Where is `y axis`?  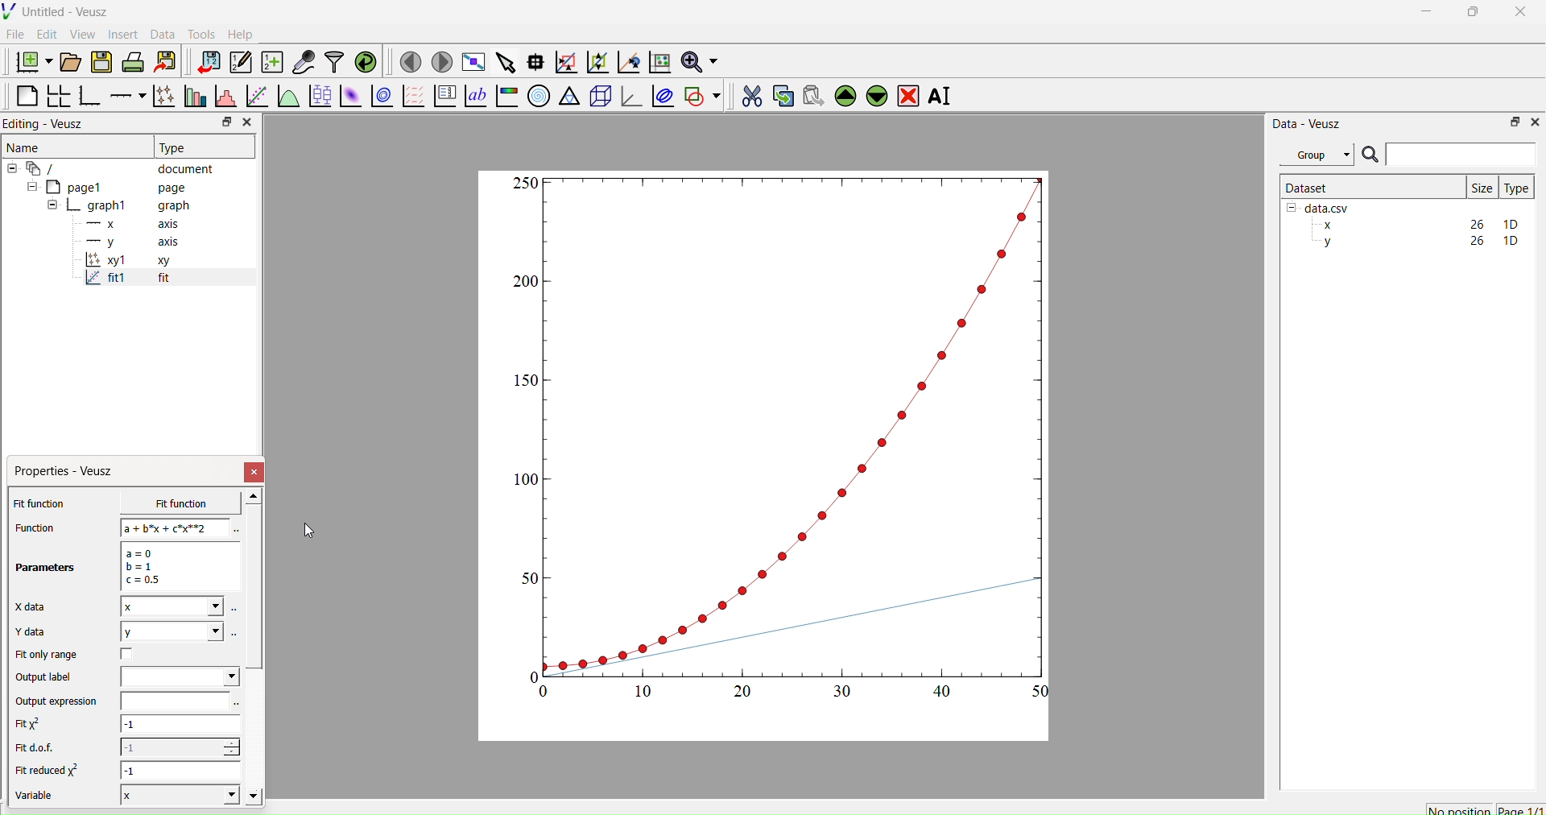 y axis is located at coordinates (123, 242).